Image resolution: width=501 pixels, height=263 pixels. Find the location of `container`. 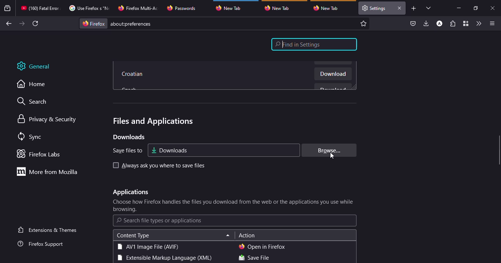

container is located at coordinates (465, 24).